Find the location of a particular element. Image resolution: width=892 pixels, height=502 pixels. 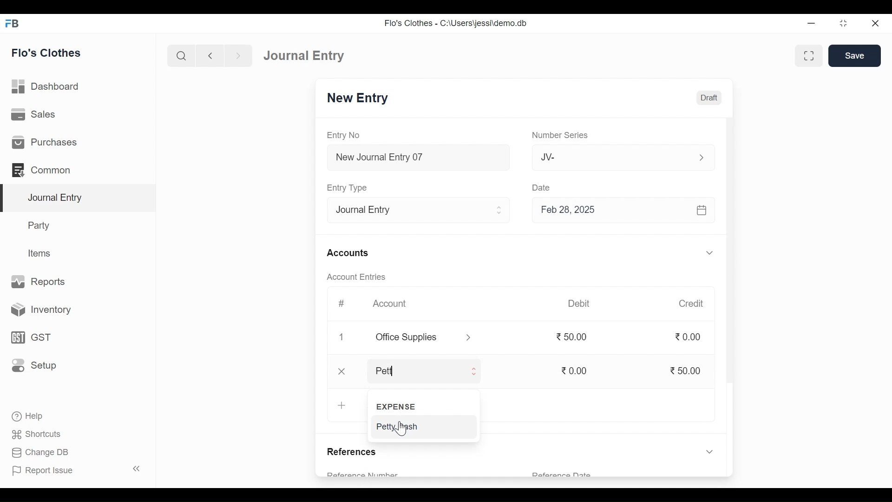

Toggle form and full width is located at coordinates (809, 56).